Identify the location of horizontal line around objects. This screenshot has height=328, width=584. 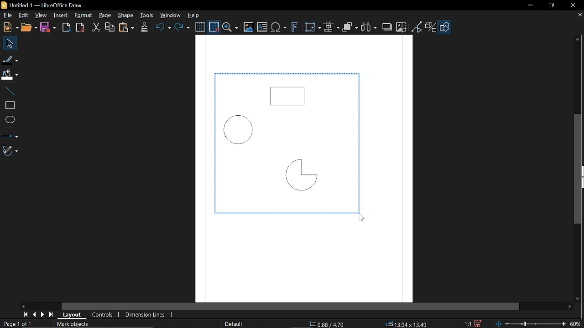
(287, 72).